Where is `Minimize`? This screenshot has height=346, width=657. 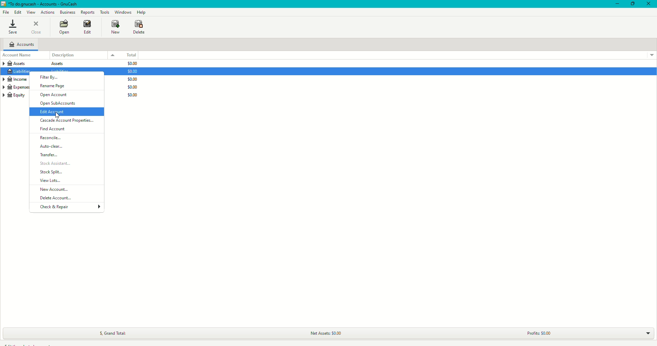 Minimize is located at coordinates (615, 4).